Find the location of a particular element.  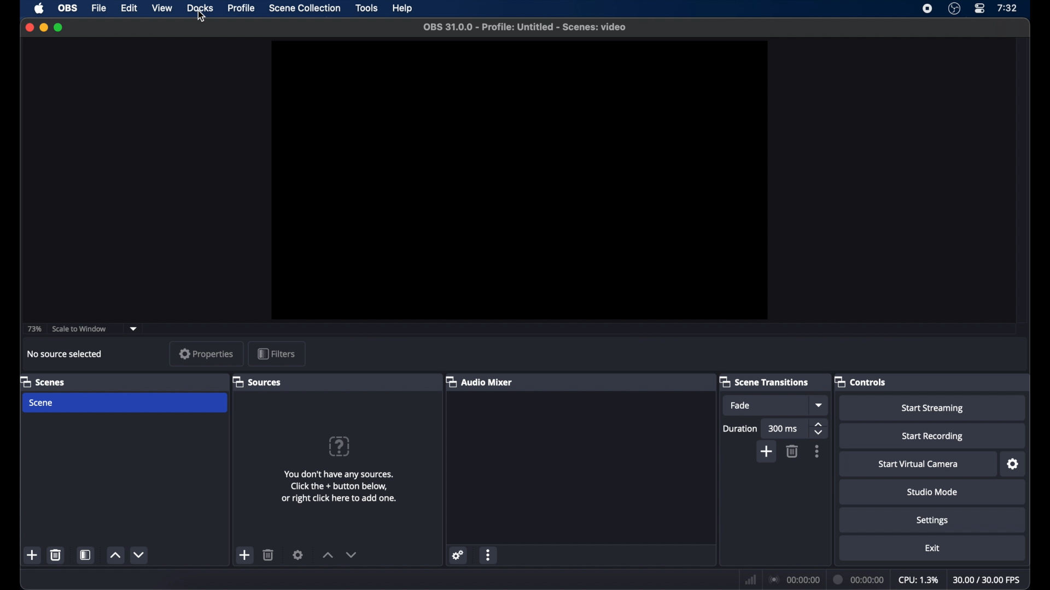

scene collection is located at coordinates (306, 8).